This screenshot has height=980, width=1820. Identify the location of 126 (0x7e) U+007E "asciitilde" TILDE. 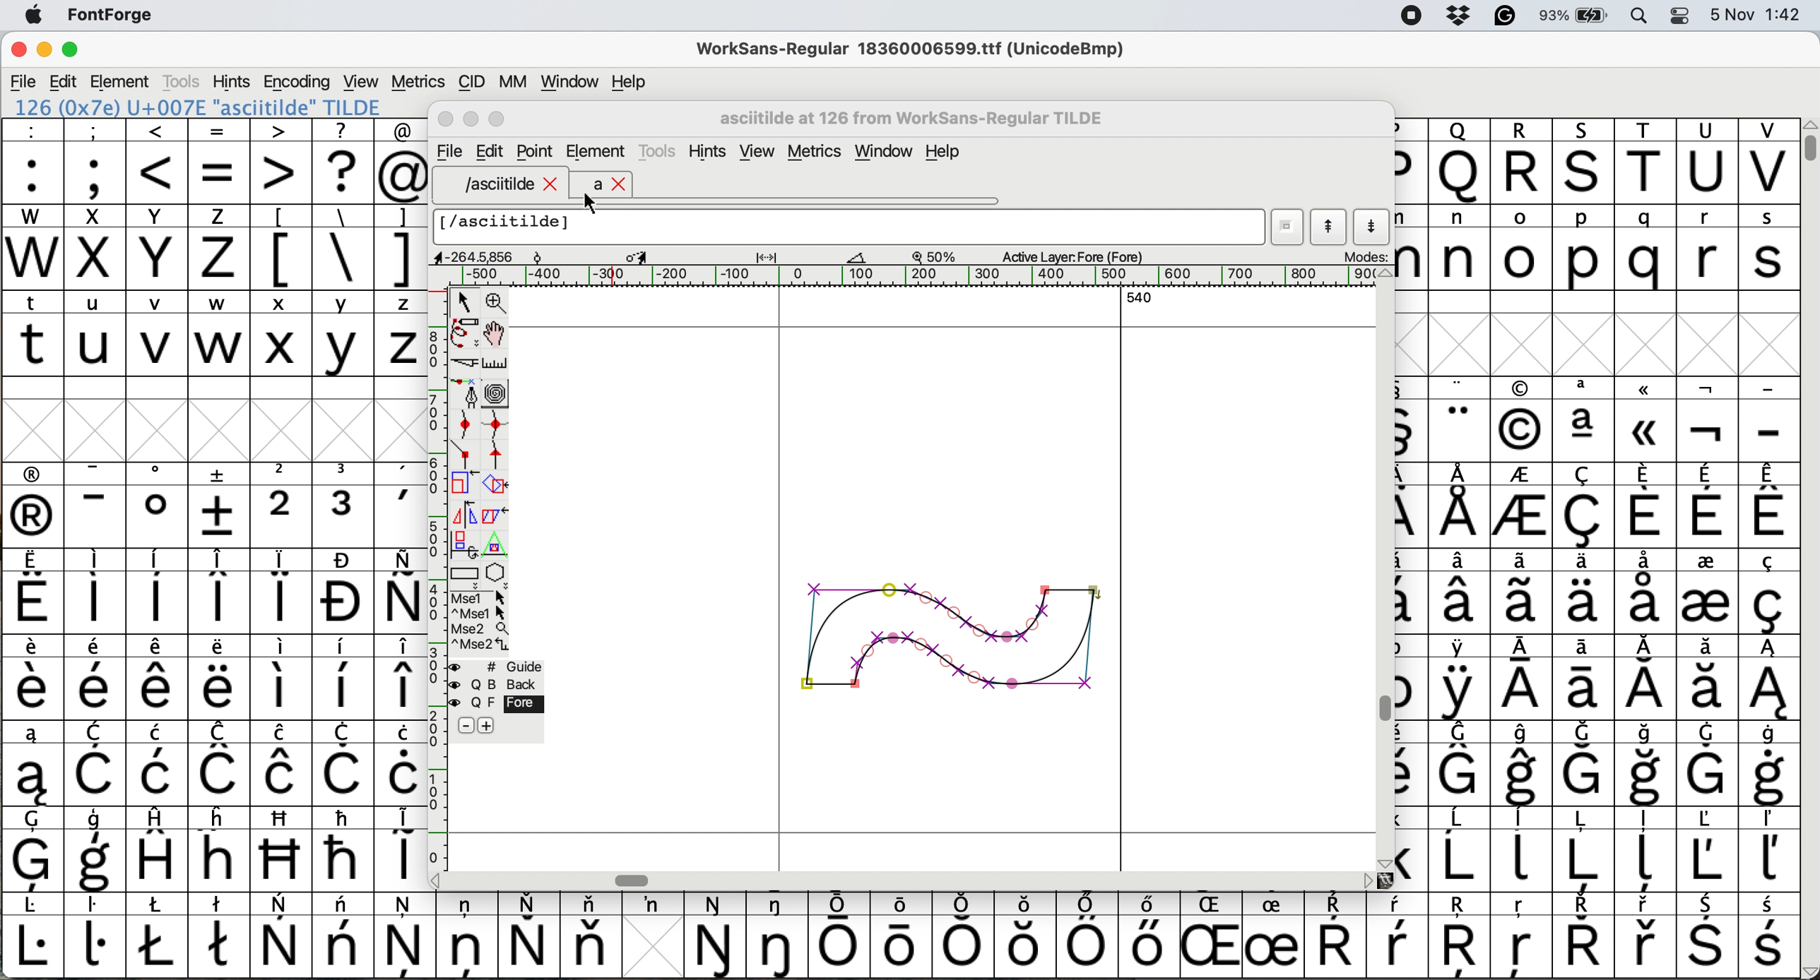
(199, 107).